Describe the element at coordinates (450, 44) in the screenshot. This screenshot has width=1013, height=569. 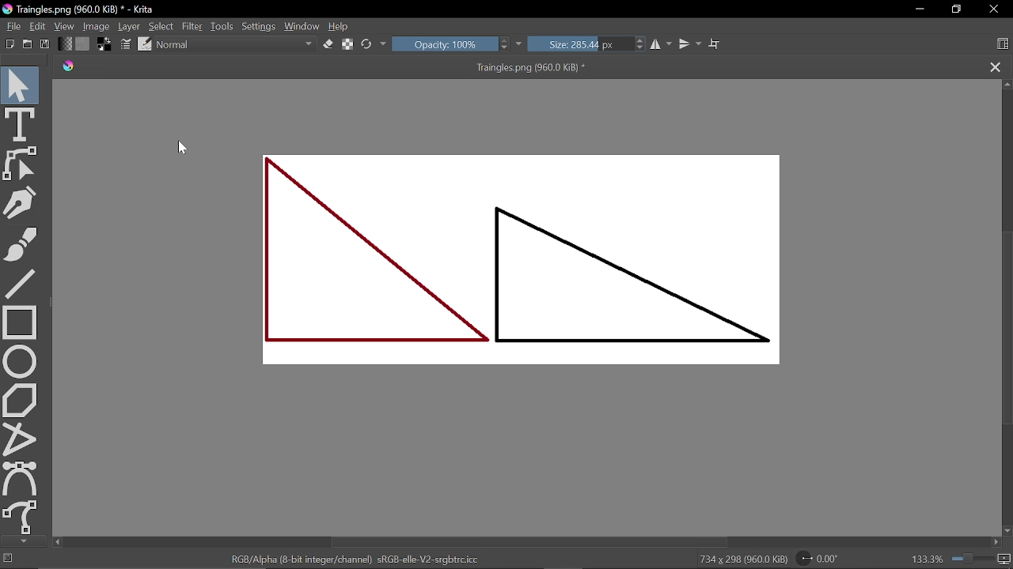
I see `Opacity: 100%` at that location.